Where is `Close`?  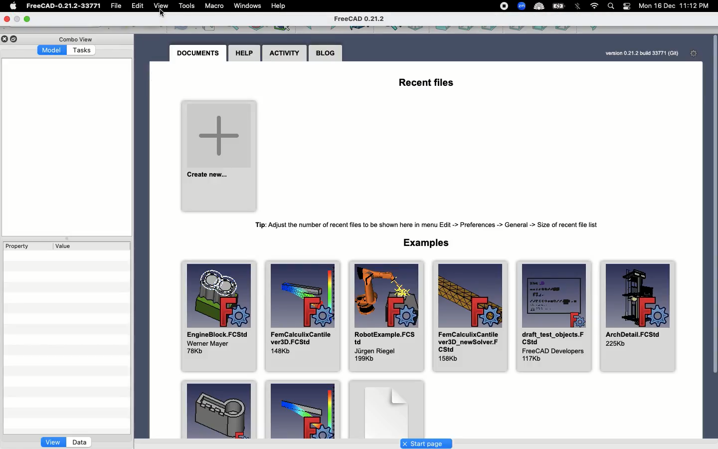 Close is located at coordinates (9, 19).